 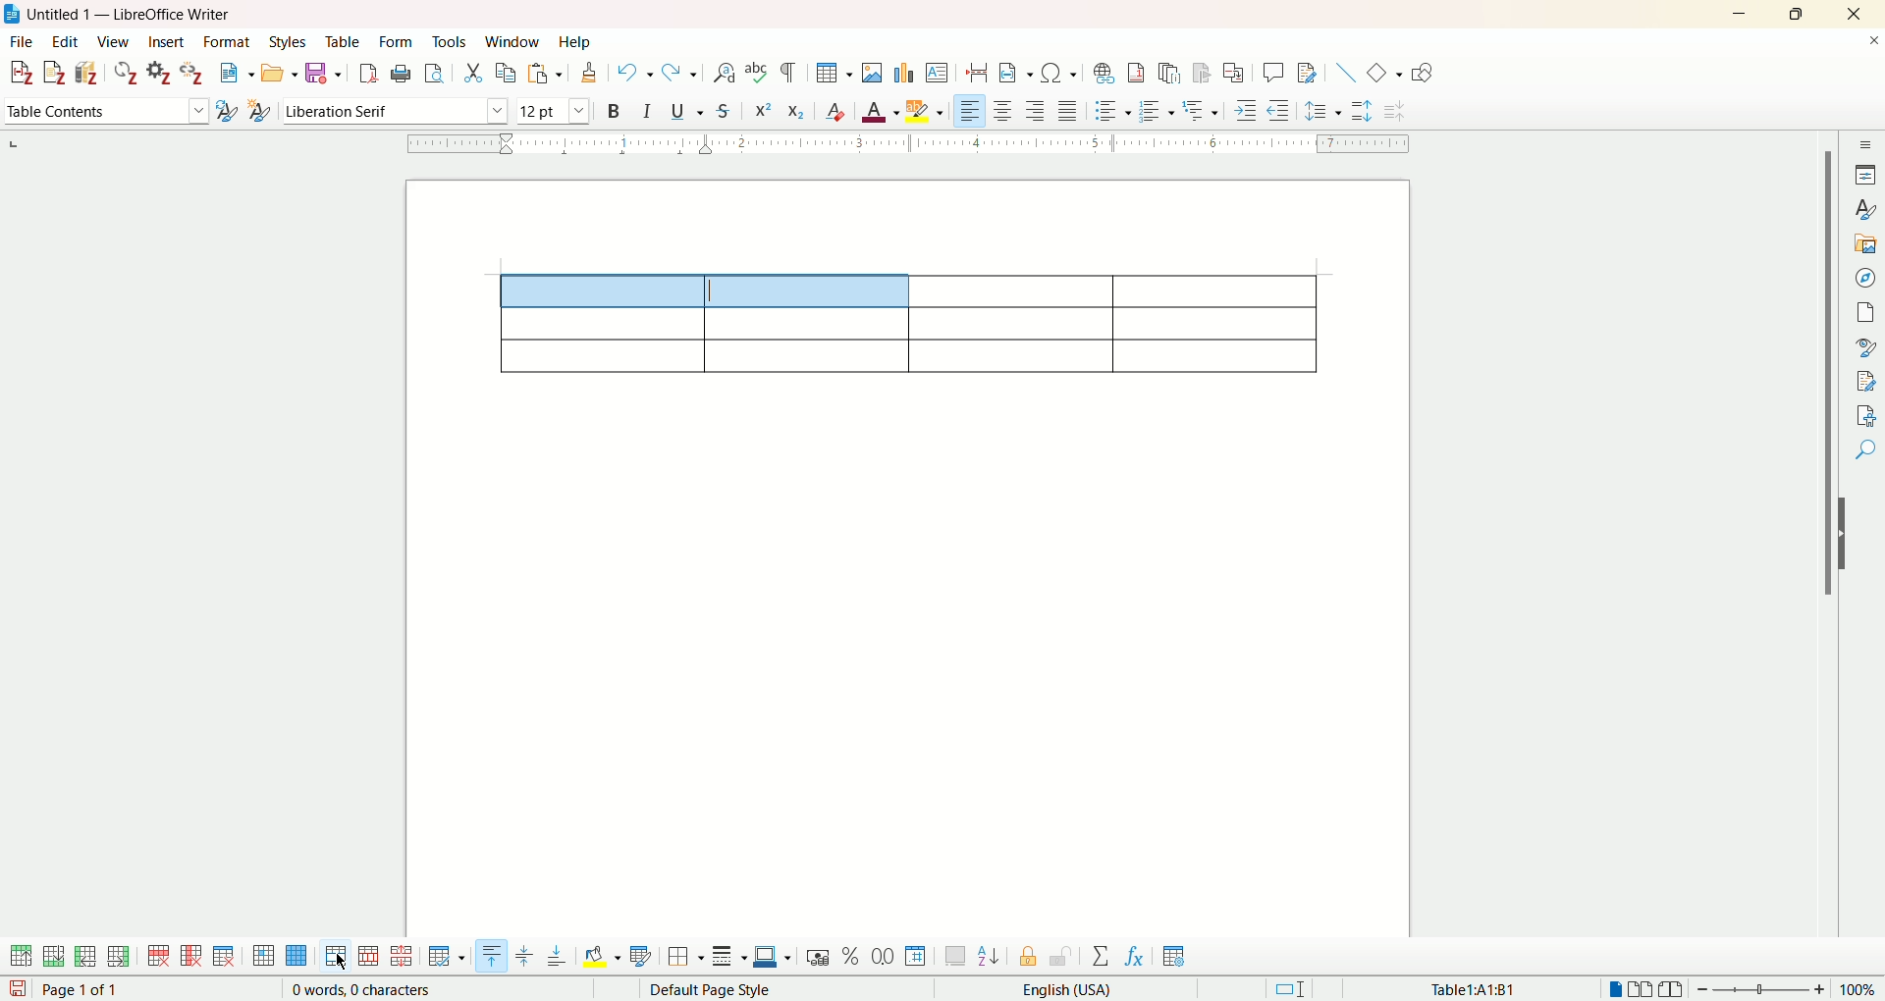 I want to click on insert cross-reference, so click(x=1238, y=72).